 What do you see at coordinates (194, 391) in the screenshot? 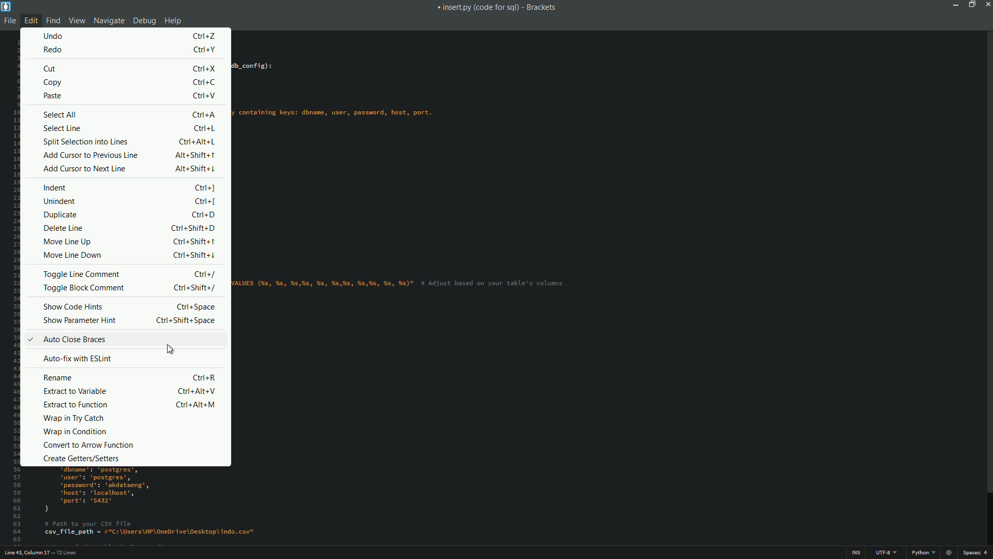
I see `keyboard shortcut` at bounding box center [194, 391].